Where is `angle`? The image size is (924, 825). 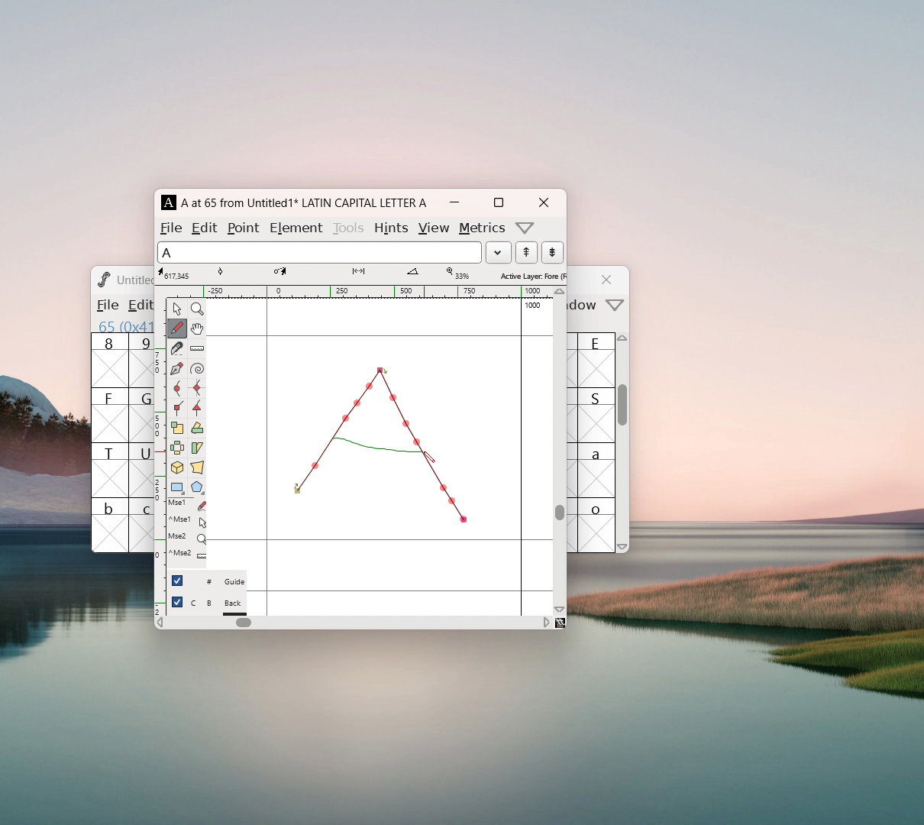
angle is located at coordinates (419, 273).